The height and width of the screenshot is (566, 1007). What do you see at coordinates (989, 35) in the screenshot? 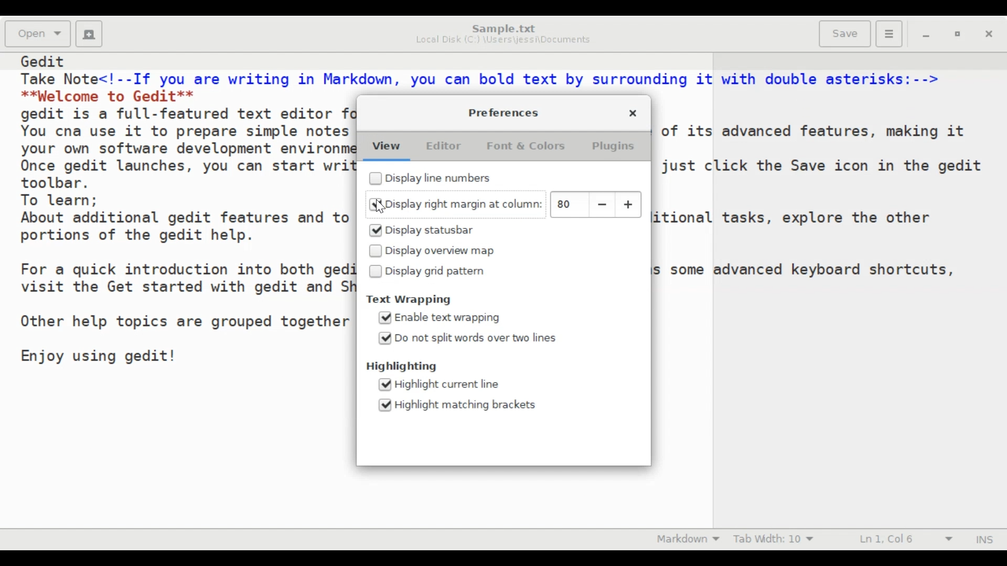
I see `close` at bounding box center [989, 35].